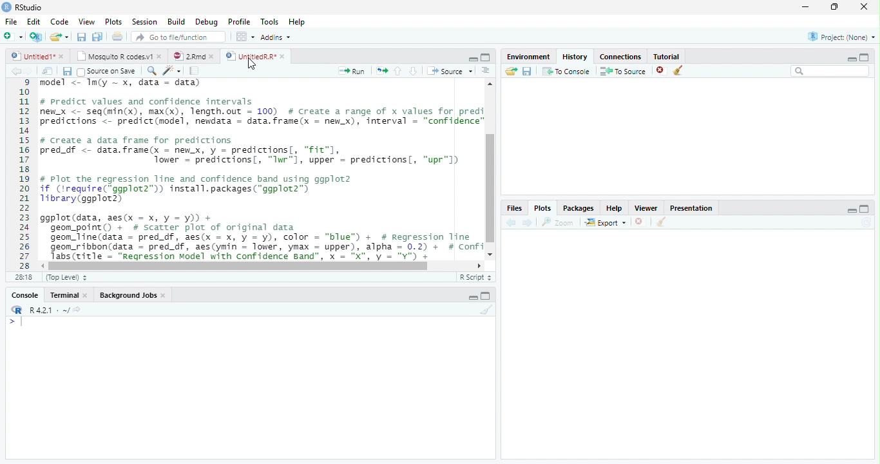 The width and height of the screenshot is (880, 464). Describe the element at coordinates (605, 223) in the screenshot. I see `Export` at that location.